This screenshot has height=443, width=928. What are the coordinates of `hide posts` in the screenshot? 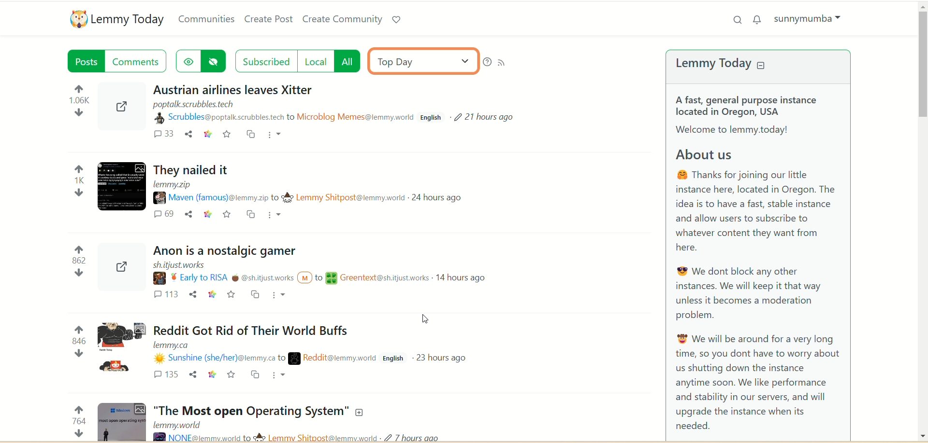 It's located at (217, 61).